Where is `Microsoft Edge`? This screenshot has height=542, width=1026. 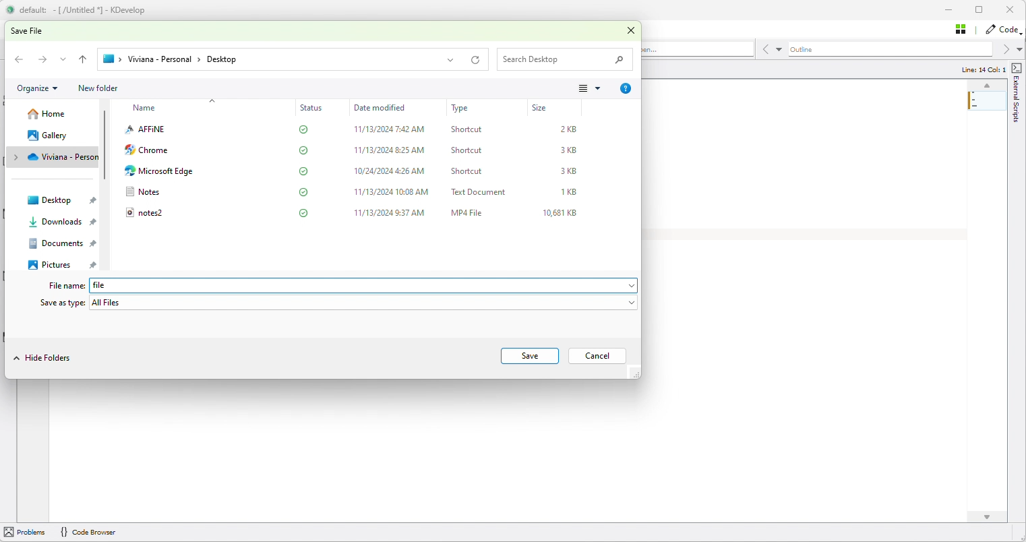 Microsoft Edge is located at coordinates (158, 171).